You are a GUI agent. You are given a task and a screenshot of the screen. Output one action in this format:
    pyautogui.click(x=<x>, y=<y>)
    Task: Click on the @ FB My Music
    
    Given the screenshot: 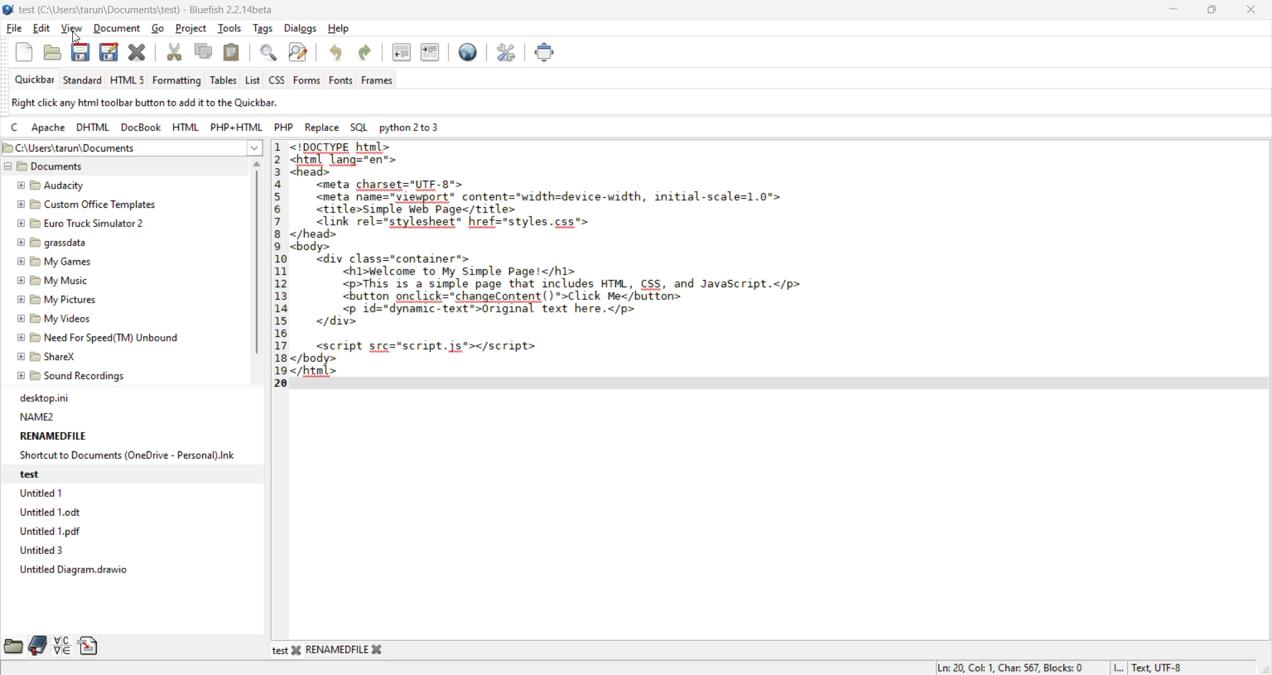 What is the action you would take?
    pyautogui.click(x=52, y=281)
    